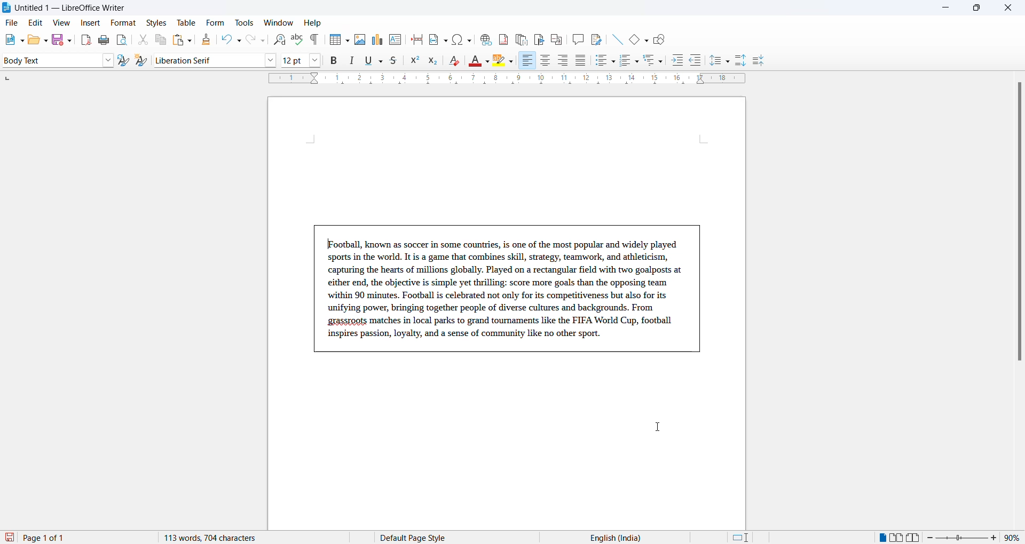 This screenshot has height=544, width=1025. Describe the element at coordinates (916, 538) in the screenshot. I see `book view` at that location.